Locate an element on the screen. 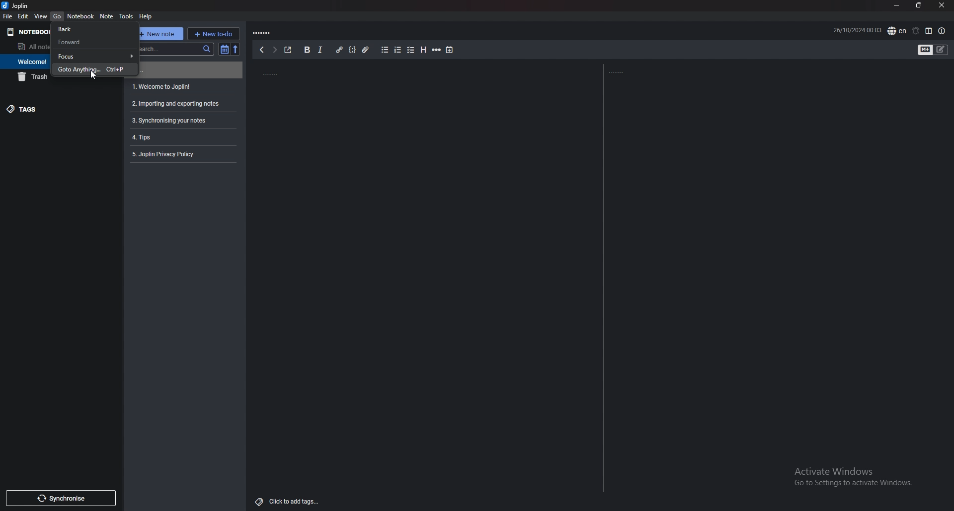 This screenshot has height=511, width=954. horizontal rule is located at coordinates (437, 51).